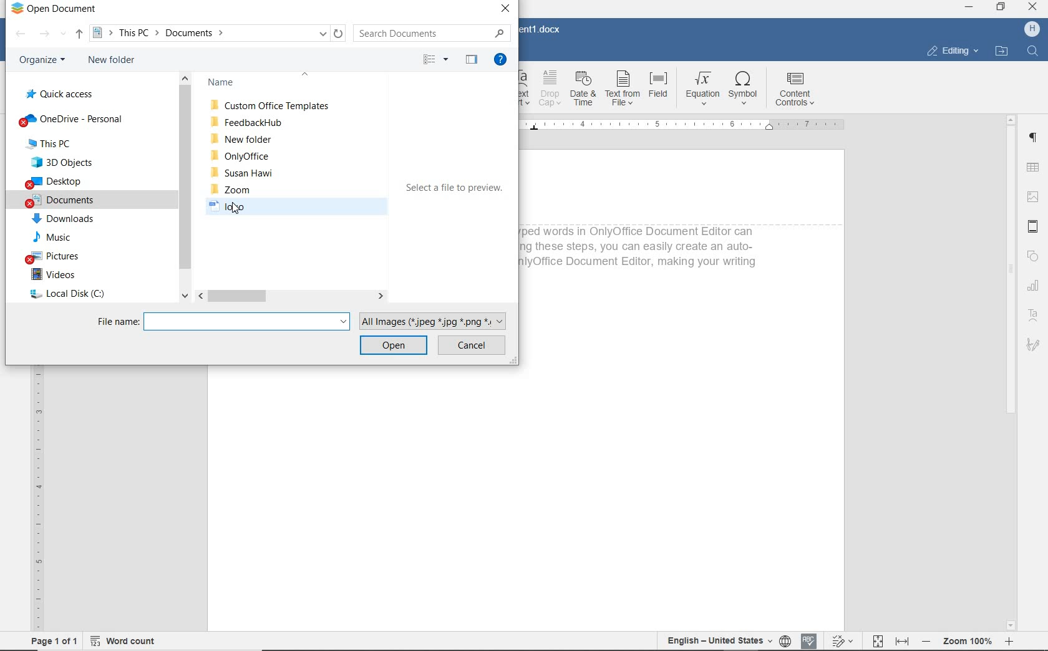  Describe the element at coordinates (185, 186) in the screenshot. I see `SCROLLBAR` at that location.